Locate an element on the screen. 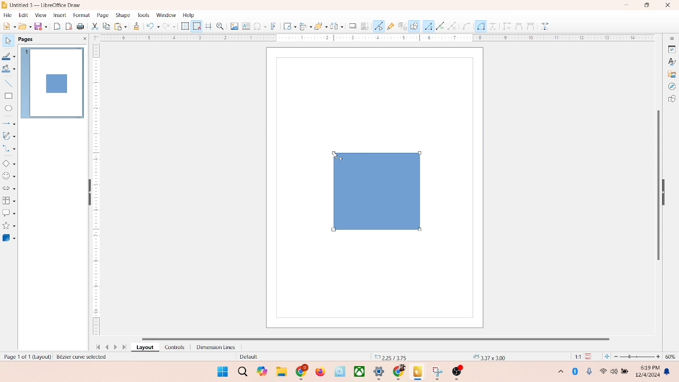  insert line is located at coordinates (8, 83).